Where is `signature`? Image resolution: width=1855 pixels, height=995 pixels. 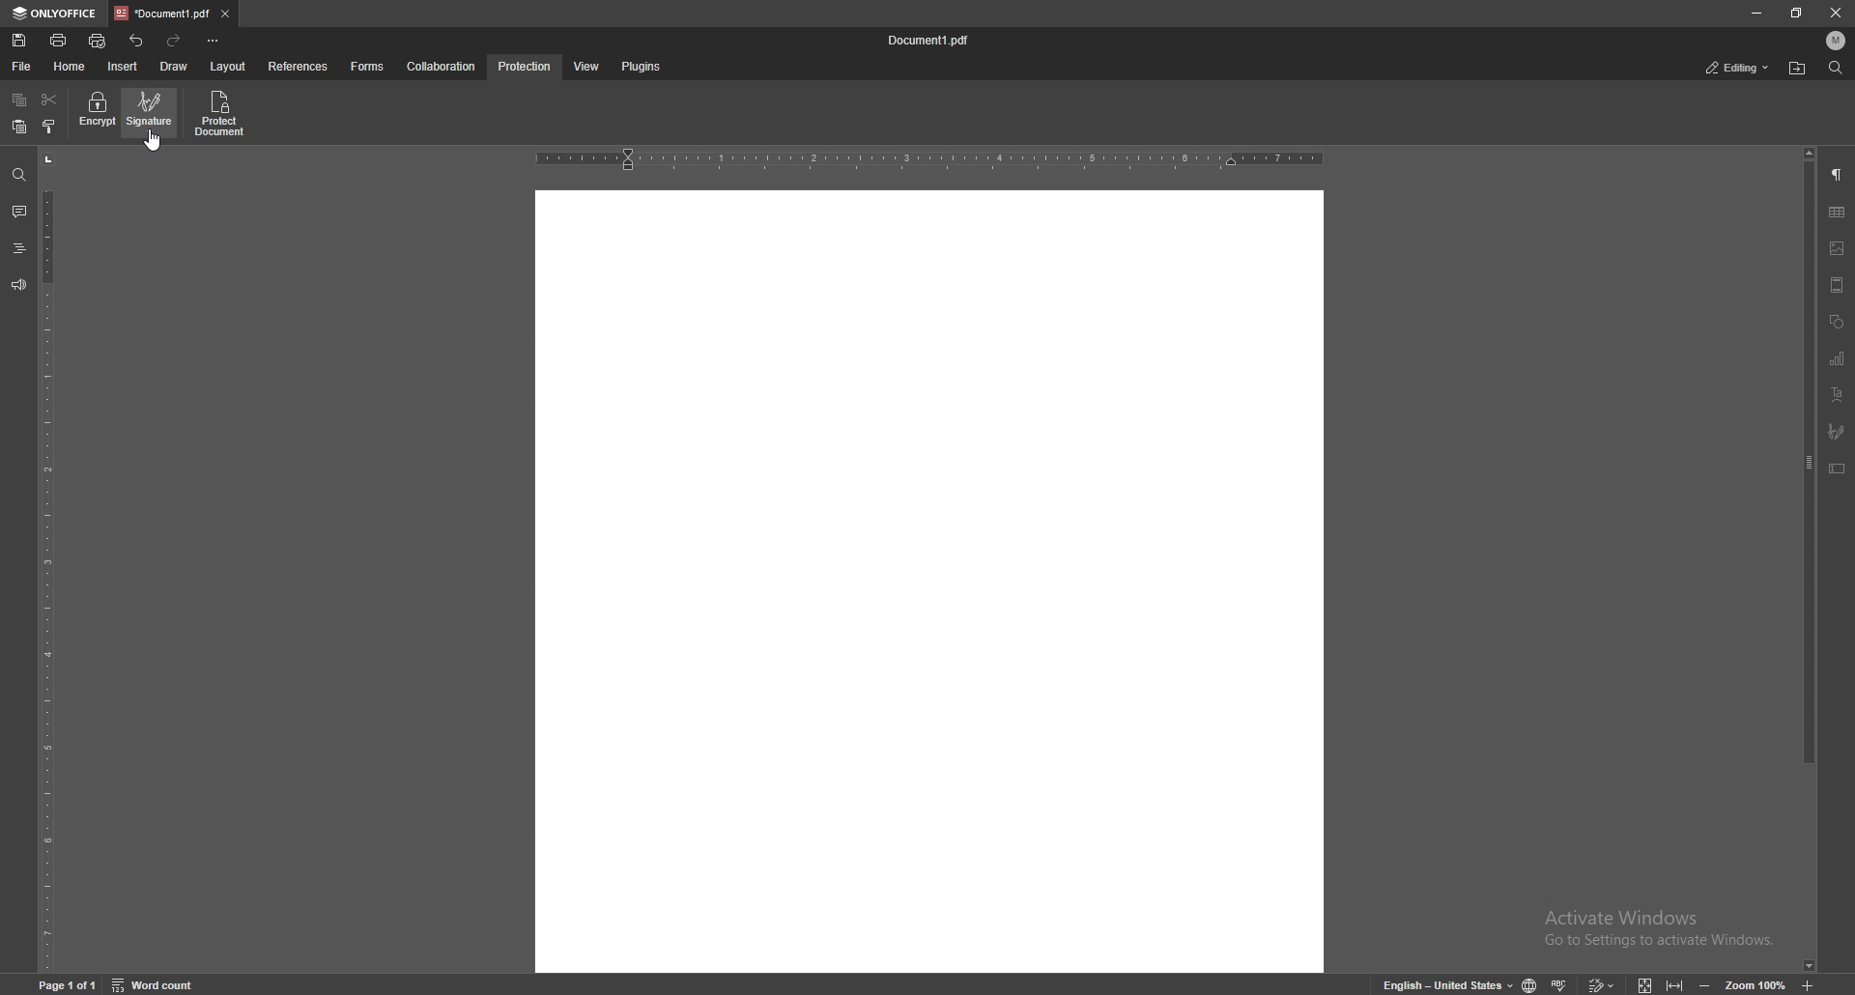
signature is located at coordinates (1837, 432).